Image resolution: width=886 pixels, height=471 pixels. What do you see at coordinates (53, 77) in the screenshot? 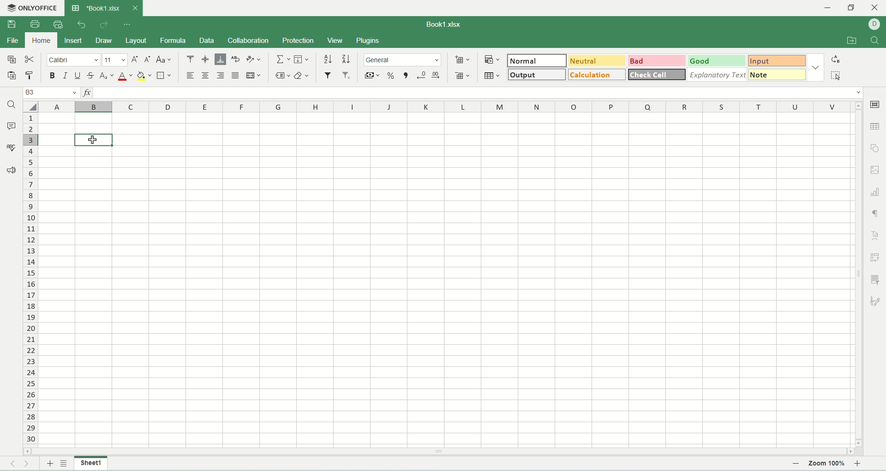
I see `bold` at bounding box center [53, 77].